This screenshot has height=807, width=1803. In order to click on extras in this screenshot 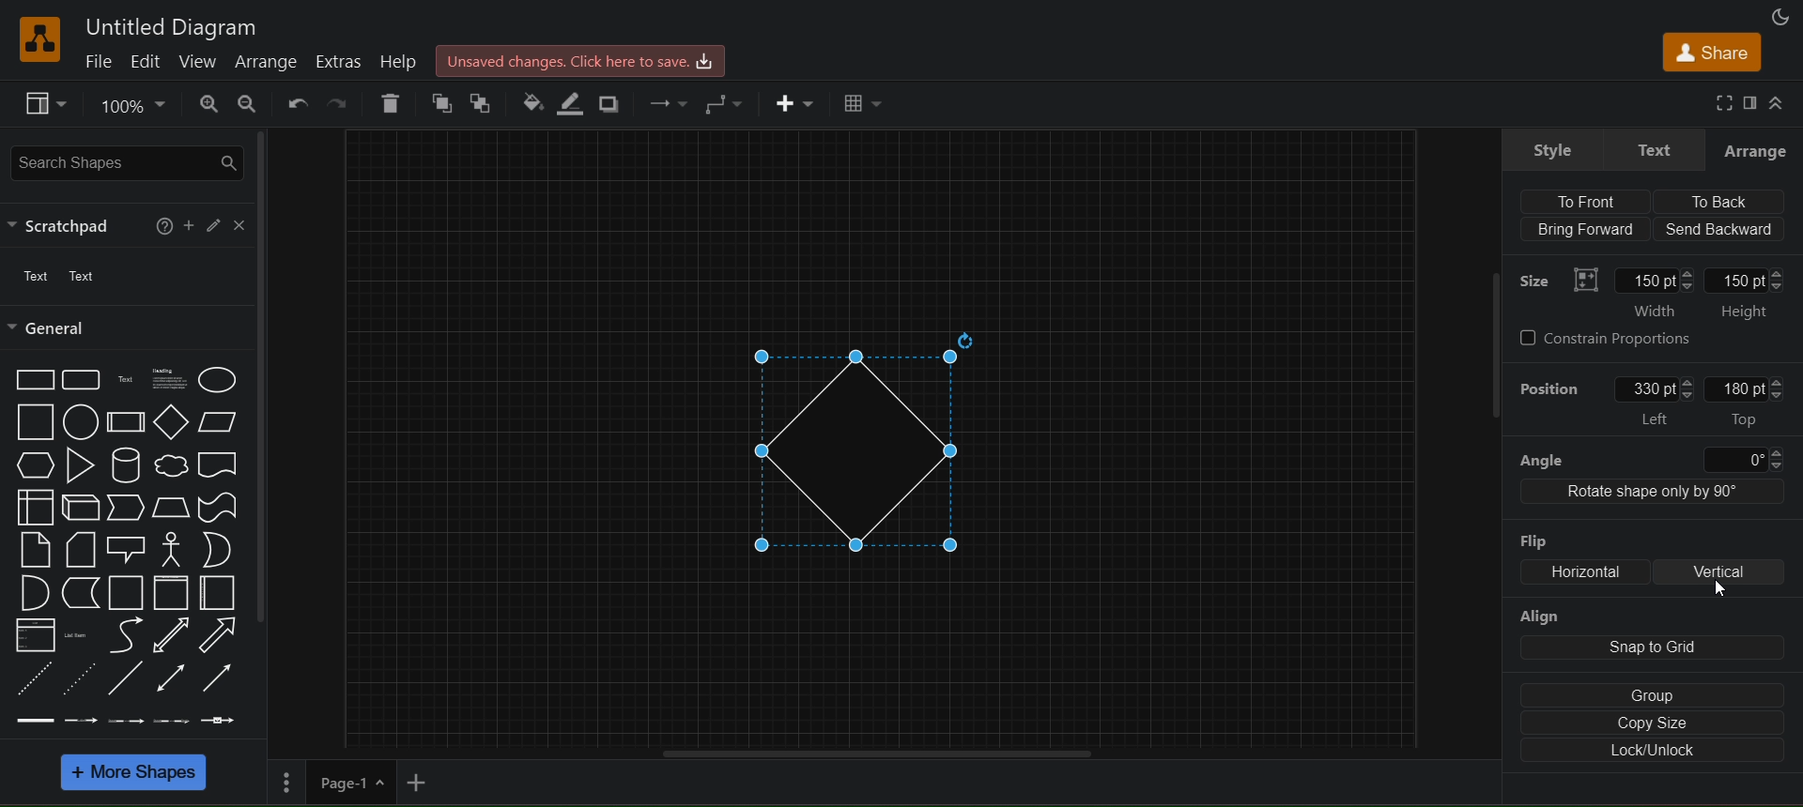, I will do `click(340, 59)`.